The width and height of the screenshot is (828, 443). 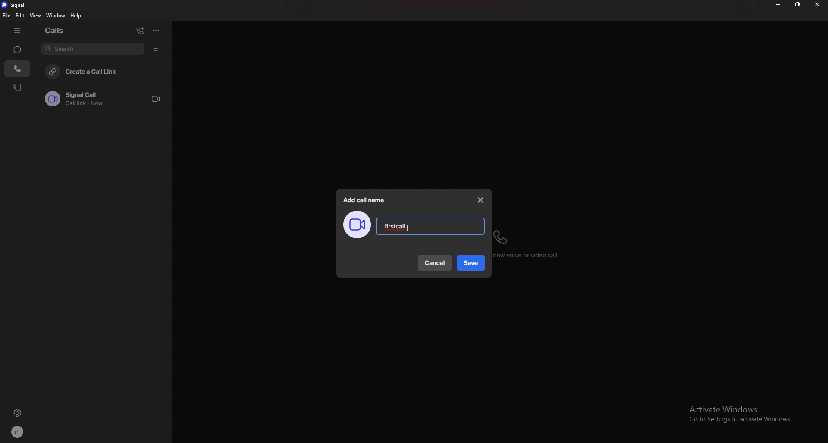 What do you see at coordinates (436, 263) in the screenshot?
I see `cancel` at bounding box center [436, 263].